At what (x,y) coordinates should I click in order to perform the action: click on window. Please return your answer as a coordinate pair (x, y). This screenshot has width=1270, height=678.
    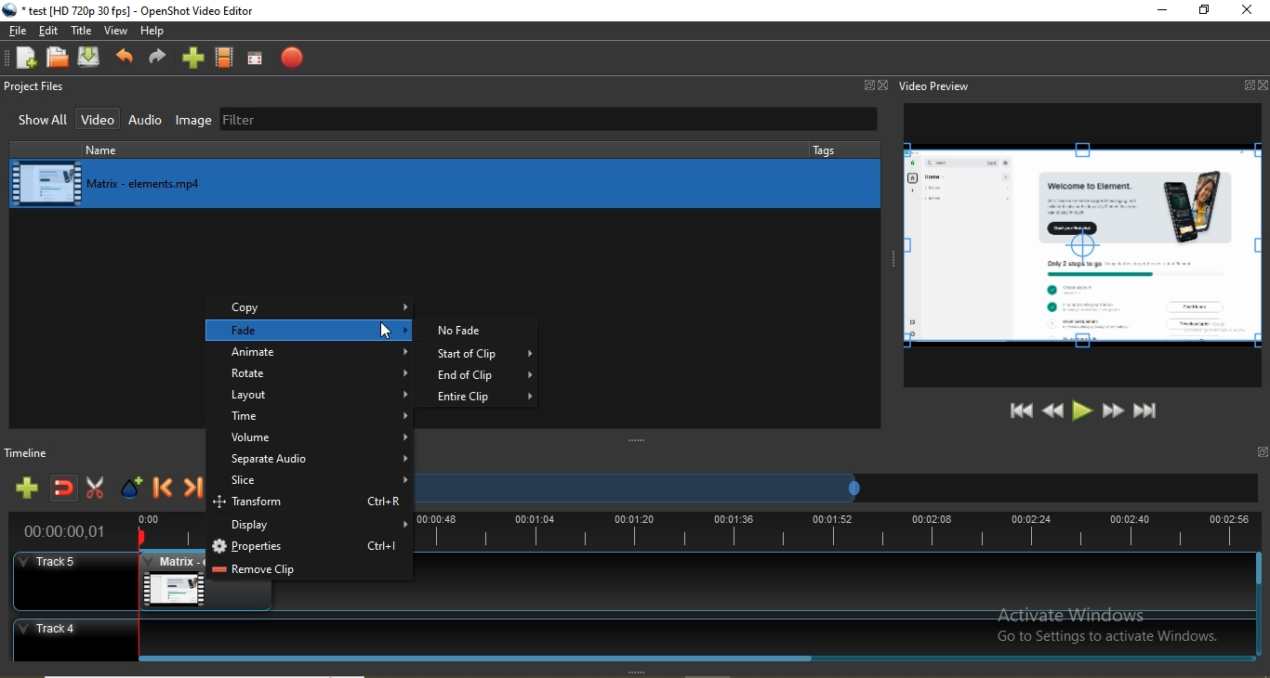
    Looking at the image, I should click on (1262, 452).